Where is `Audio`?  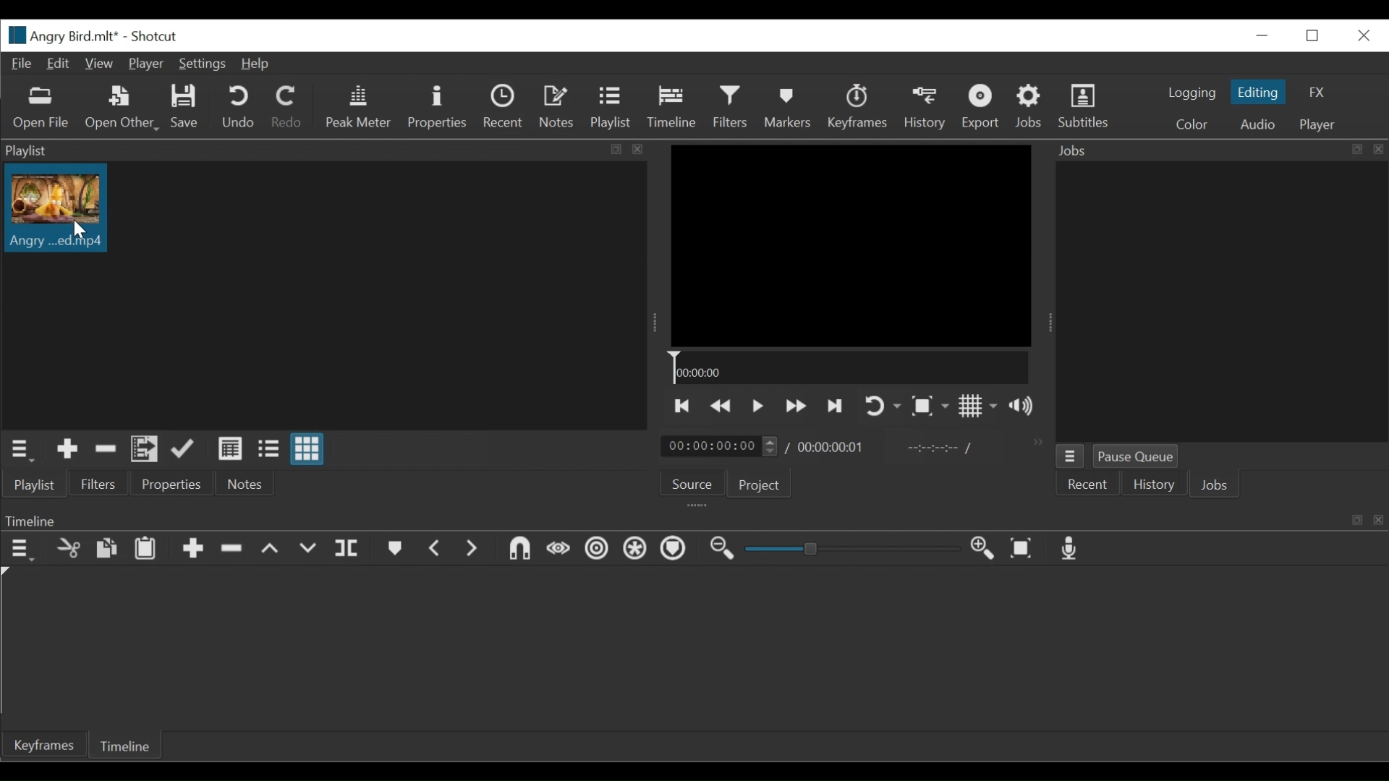 Audio is located at coordinates (1262, 124).